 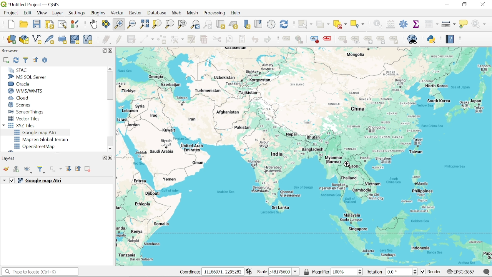 I want to click on Expand all, so click(x=68, y=169).